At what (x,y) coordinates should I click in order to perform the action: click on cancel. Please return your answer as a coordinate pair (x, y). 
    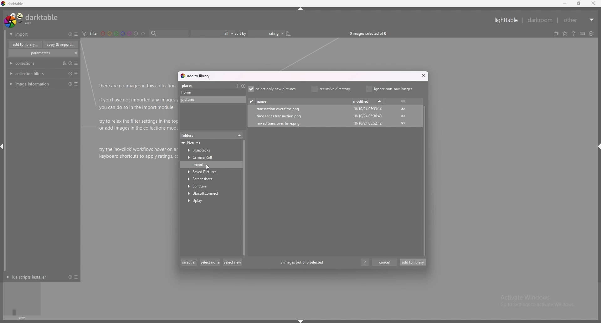
    Looking at the image, I should click on (385, 263).